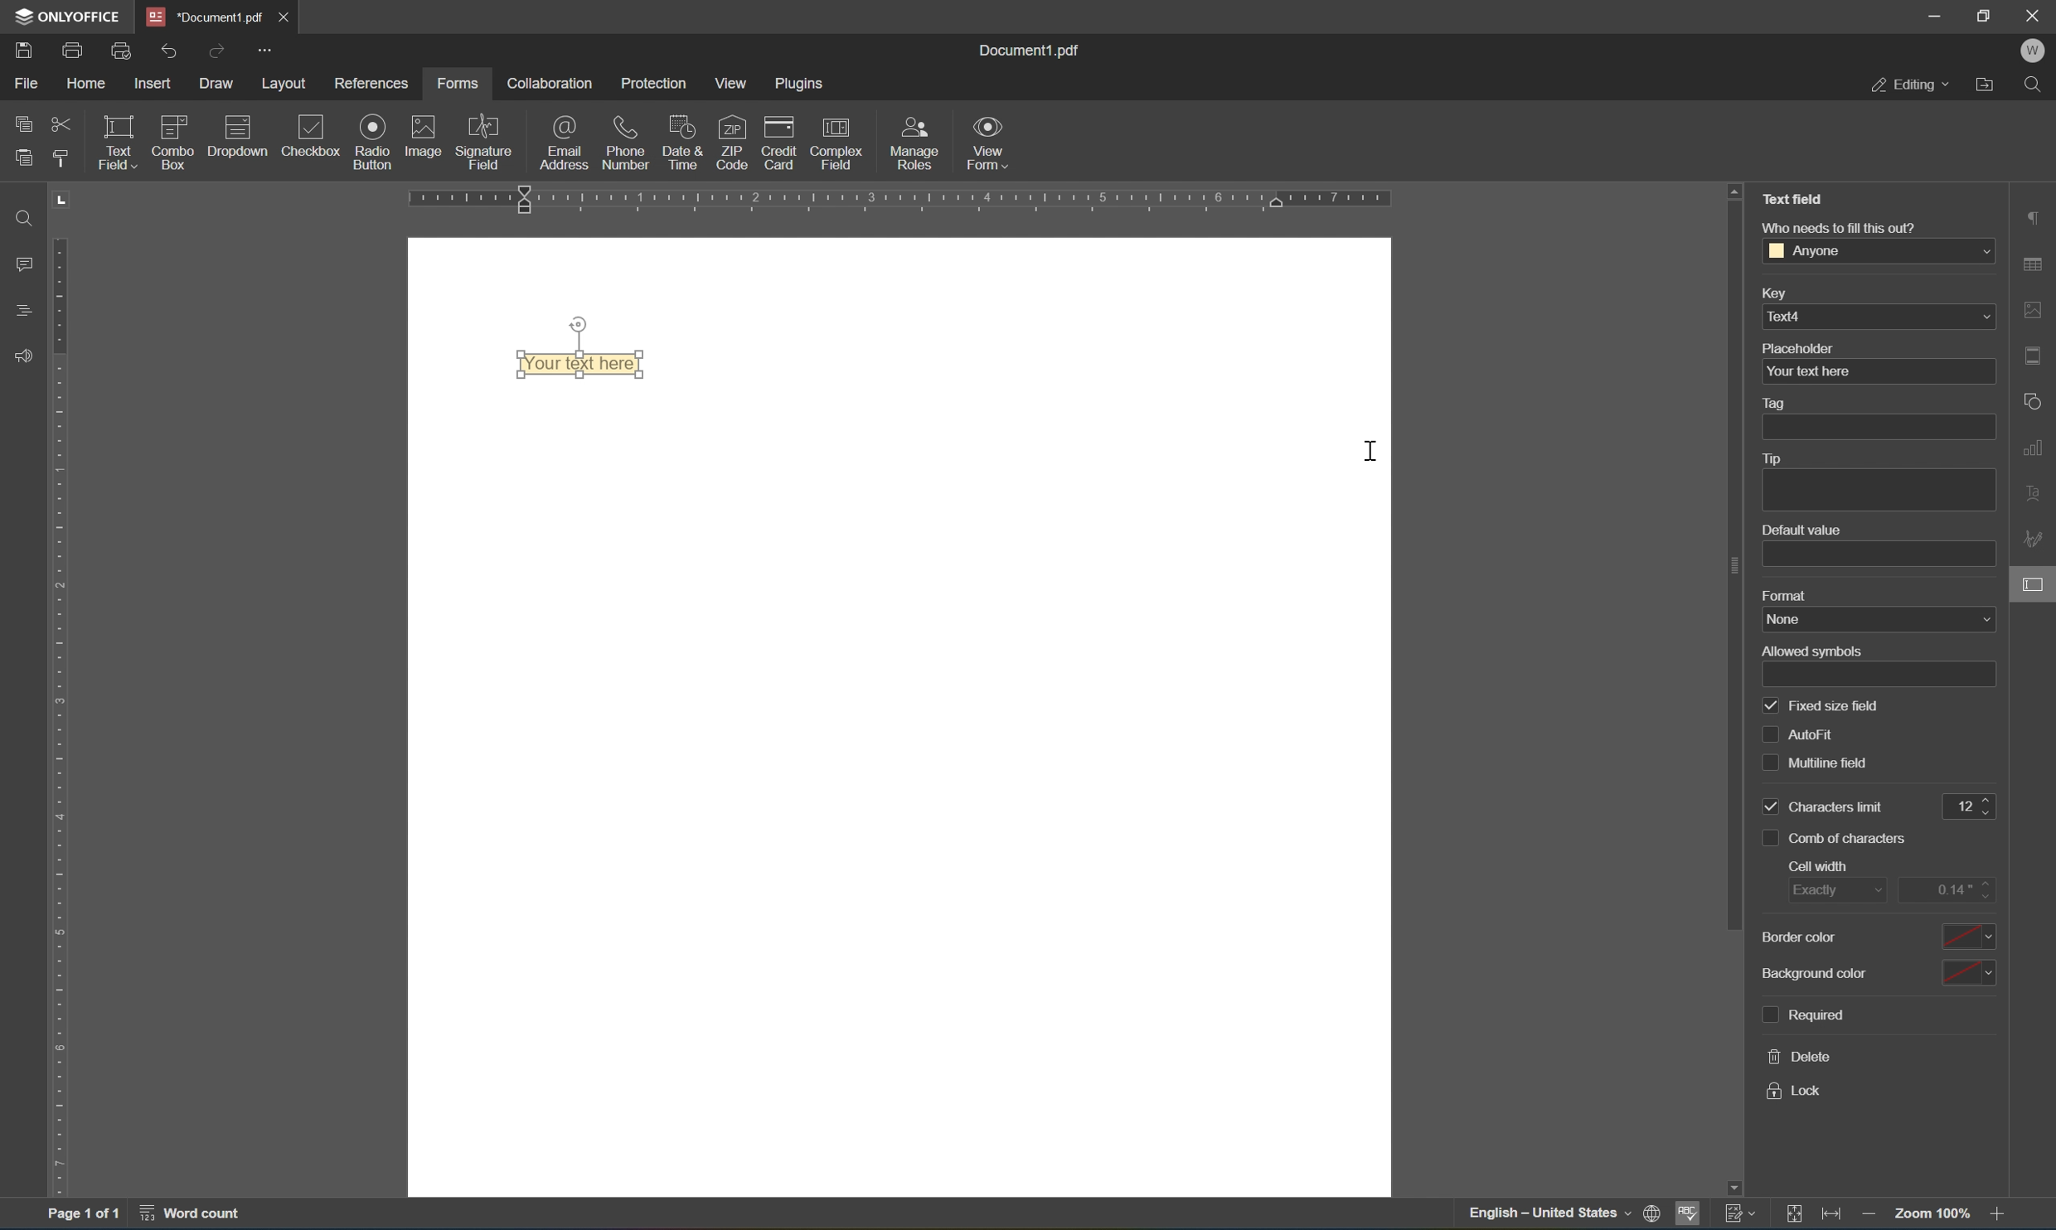 This screenshot has height=1230, width=2056. Describe the element at coordinates (200, 14) in the screenshot. I see `document1.pdf` at that location.